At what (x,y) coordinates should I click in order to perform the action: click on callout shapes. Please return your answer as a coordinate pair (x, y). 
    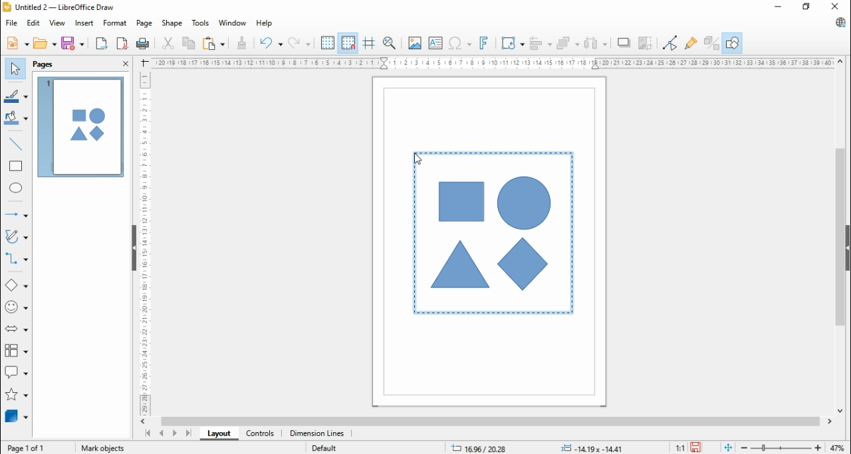
    Looking at the image, I should click on (17, 372).